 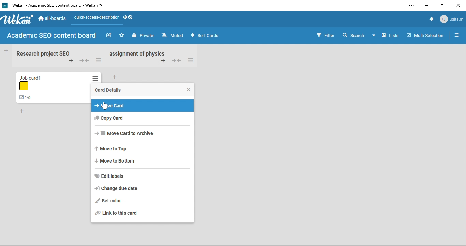 I want to click on add card, so click(x=68, y=61).